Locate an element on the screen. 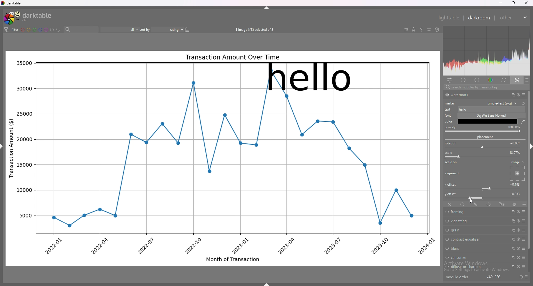  opacity bar is located at coordinates (482, 132).